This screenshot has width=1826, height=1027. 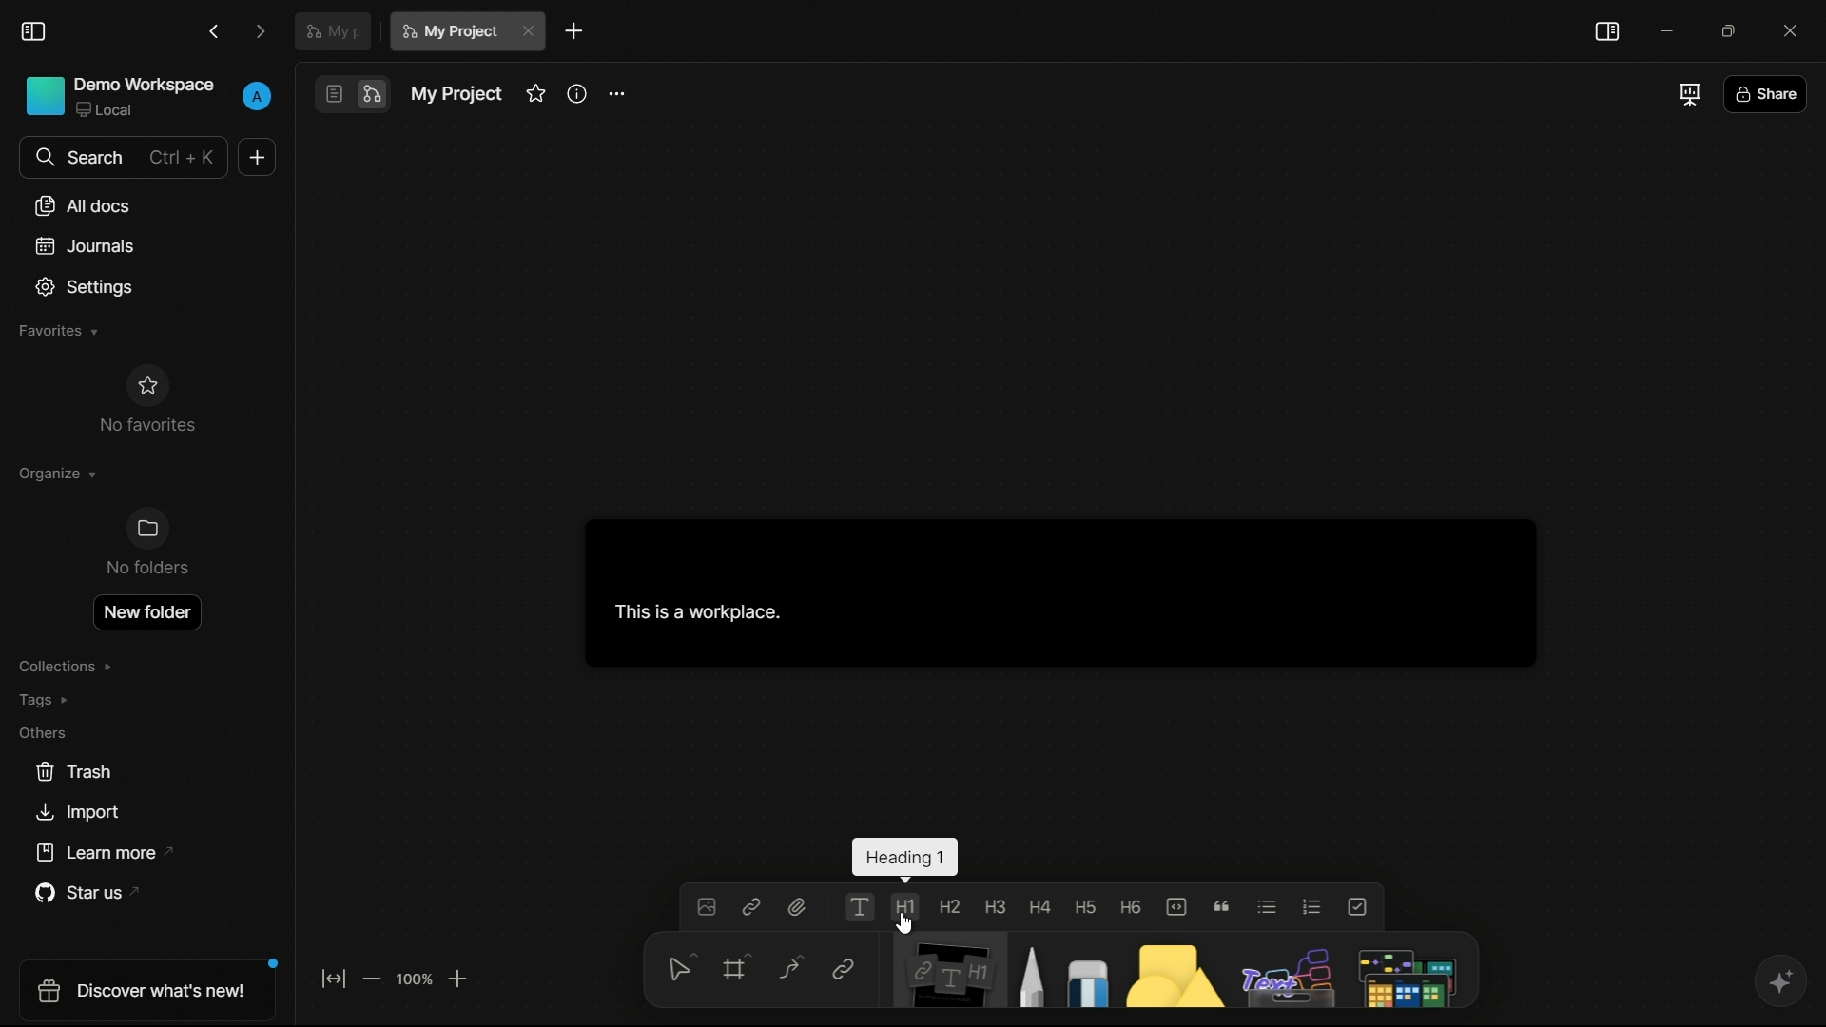 I want to click on heading 1, so click(x=906, y=908).